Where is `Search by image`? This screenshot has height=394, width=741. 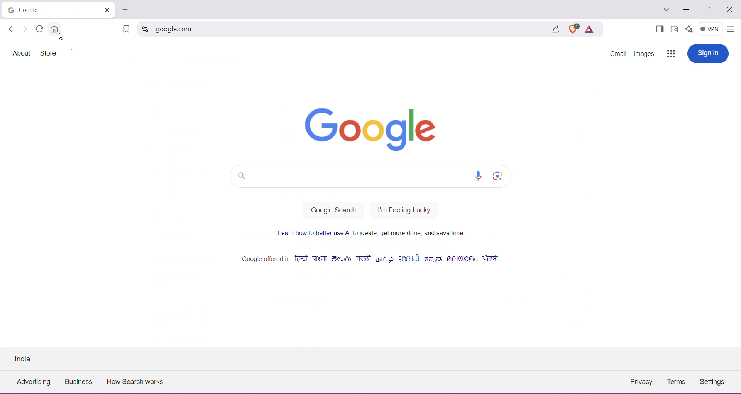
Search by image is located at coordinates (497, 176).